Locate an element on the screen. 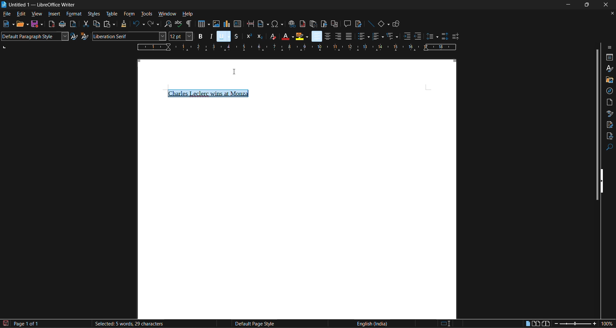  text language is located at coordinates (371, 323).